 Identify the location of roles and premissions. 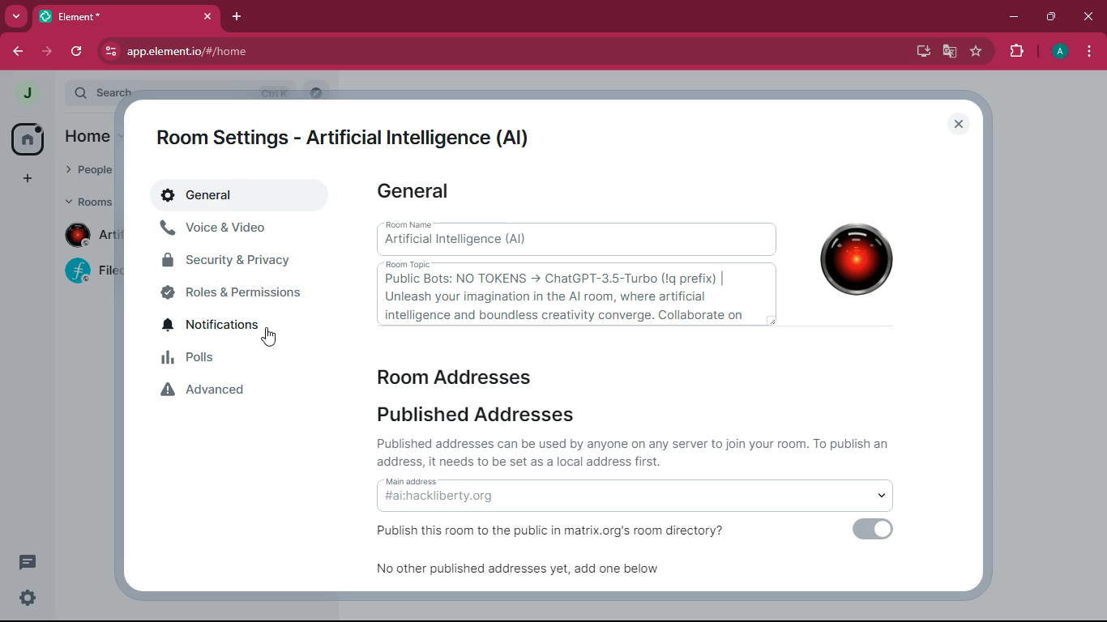
(239, 292).